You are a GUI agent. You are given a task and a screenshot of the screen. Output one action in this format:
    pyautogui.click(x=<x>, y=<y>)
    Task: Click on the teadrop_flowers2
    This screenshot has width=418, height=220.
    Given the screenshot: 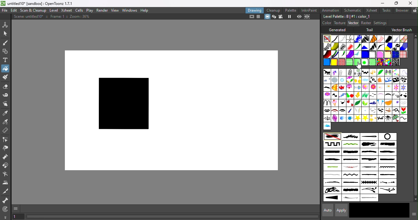 What is the action you would take?
    pyautogui.click(x=387, y=190)
    